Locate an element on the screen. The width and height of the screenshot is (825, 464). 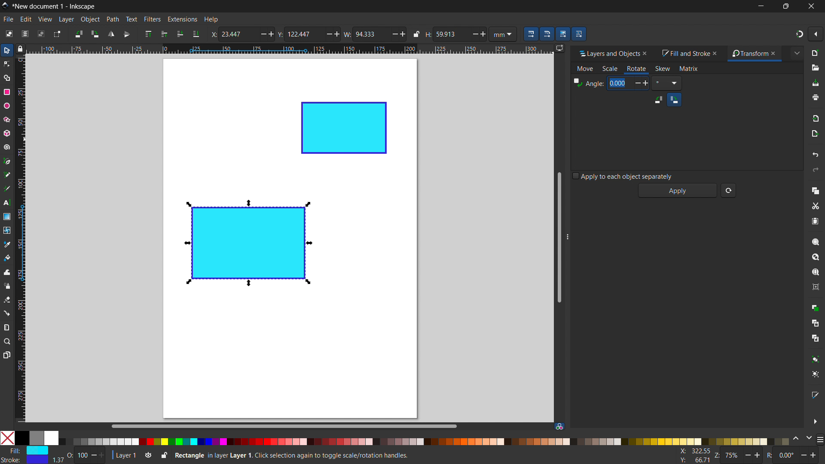
Stroke is located at coordinates (25, 460).